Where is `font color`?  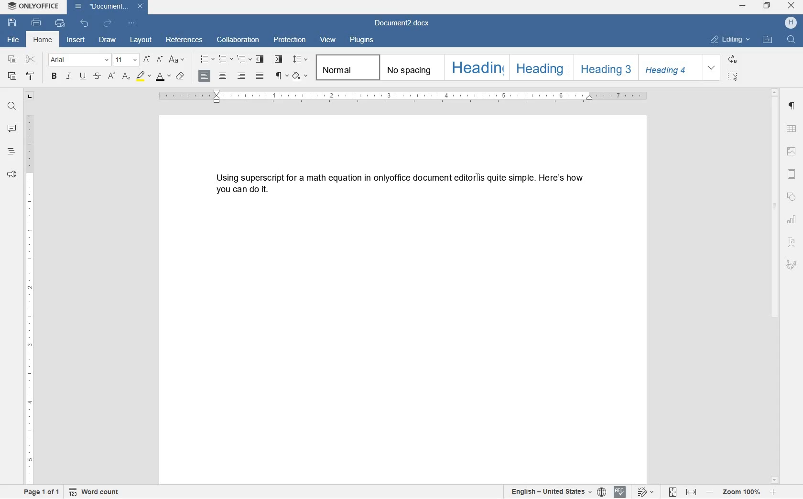
font color is located at coordinates (163, 77).